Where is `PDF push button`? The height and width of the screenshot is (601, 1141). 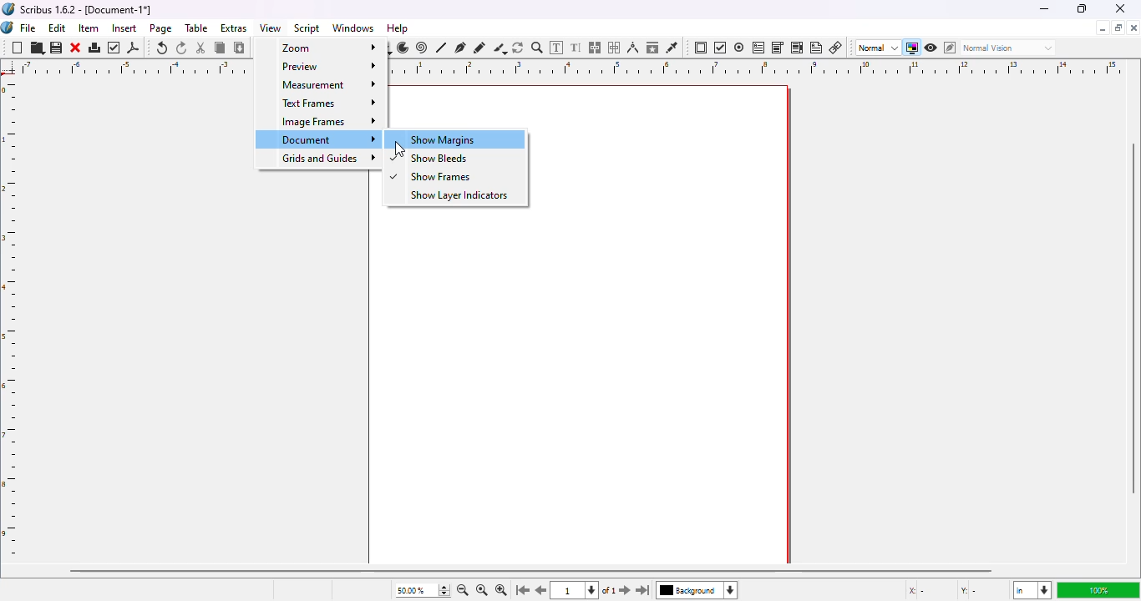 PDF push button is located at coordinates (701, 48).